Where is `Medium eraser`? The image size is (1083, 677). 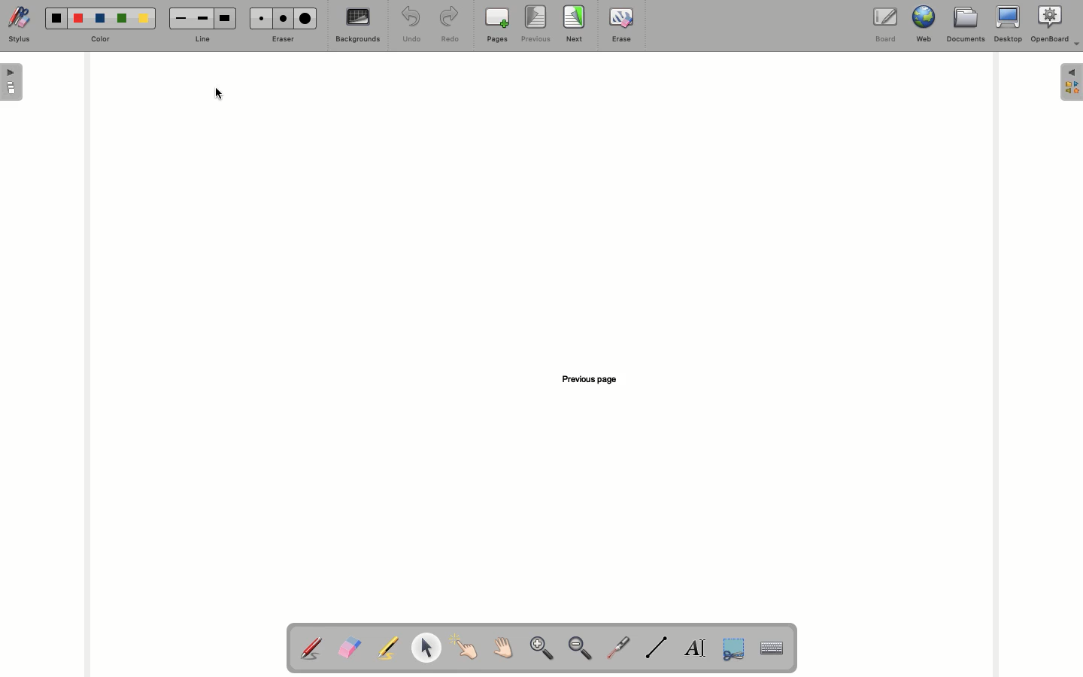
Medium eraser is located at coordinates (281, 18).